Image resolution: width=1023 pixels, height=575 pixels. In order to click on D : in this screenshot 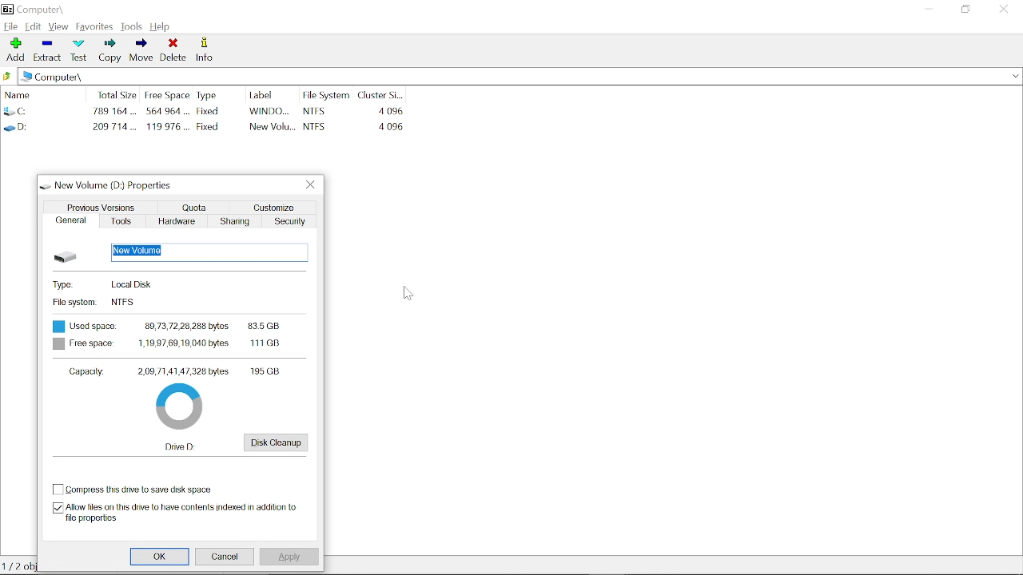, I will do `click(44, 127)`.